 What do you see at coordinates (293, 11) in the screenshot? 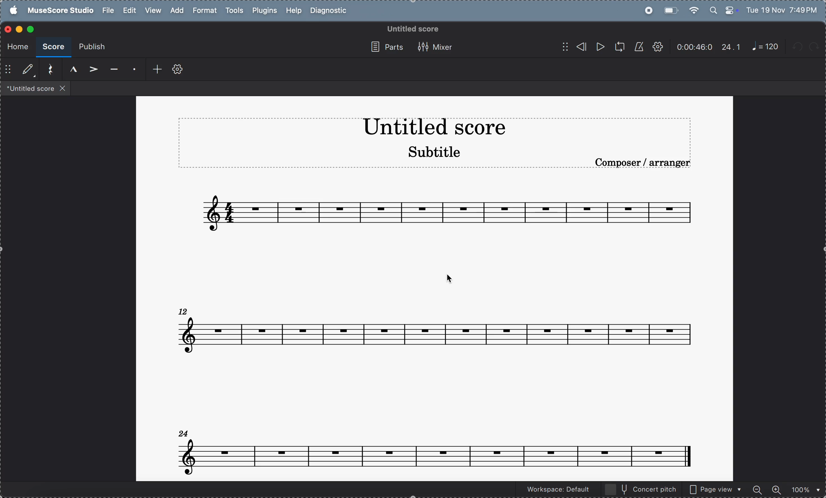
I see `help` at bounding box center [293, 11].